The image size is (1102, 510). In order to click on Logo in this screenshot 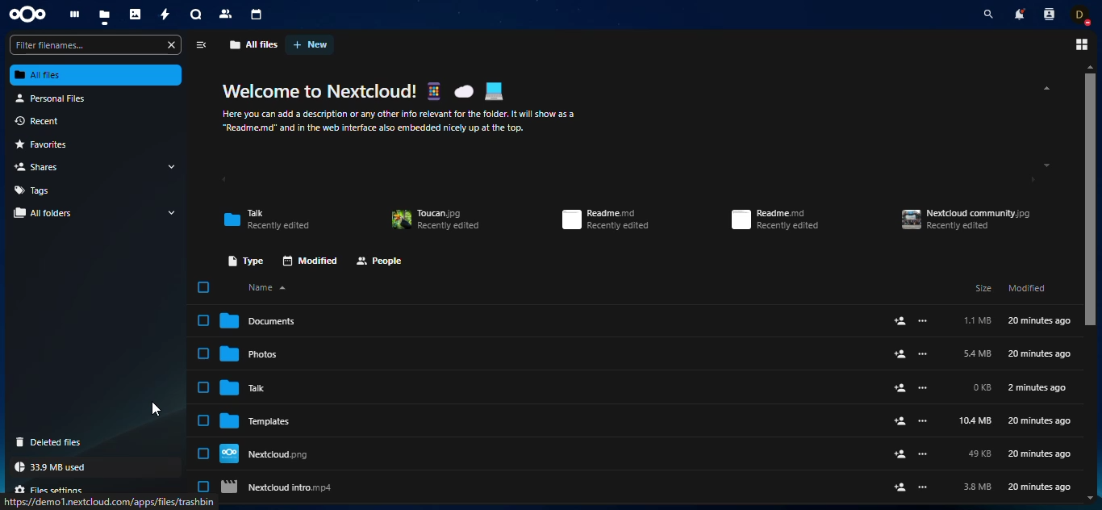, I will do `click(29, 14)`.